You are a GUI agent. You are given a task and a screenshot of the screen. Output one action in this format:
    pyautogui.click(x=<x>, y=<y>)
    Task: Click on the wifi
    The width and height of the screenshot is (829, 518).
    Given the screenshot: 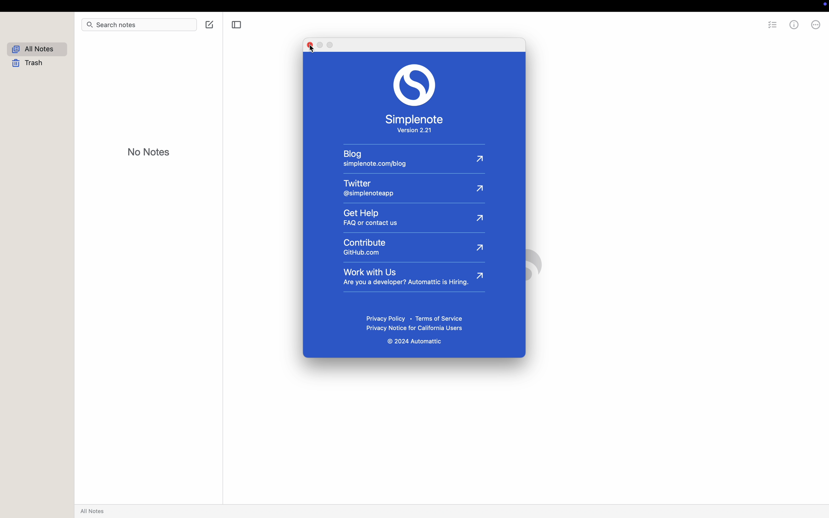 What is the action you would take?
    pyautogui.click(x=719, y=7)
    